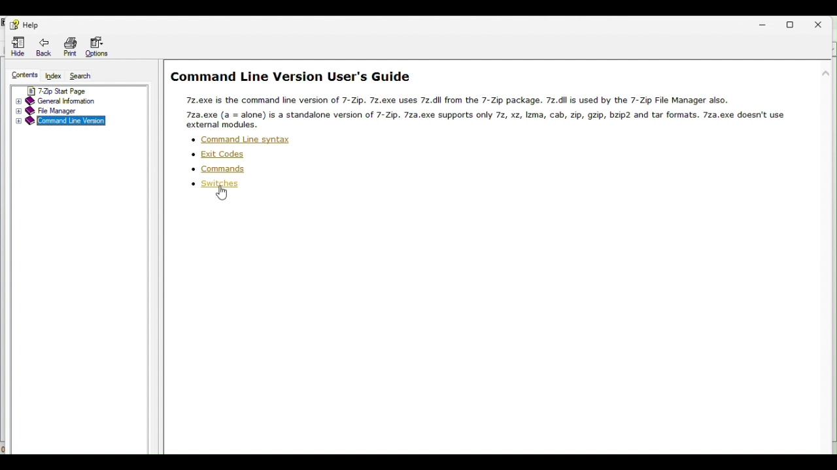  What do you see at coordinates (17, 123) in the screenshot?
I see `expand` at bounding box center [17, 123].